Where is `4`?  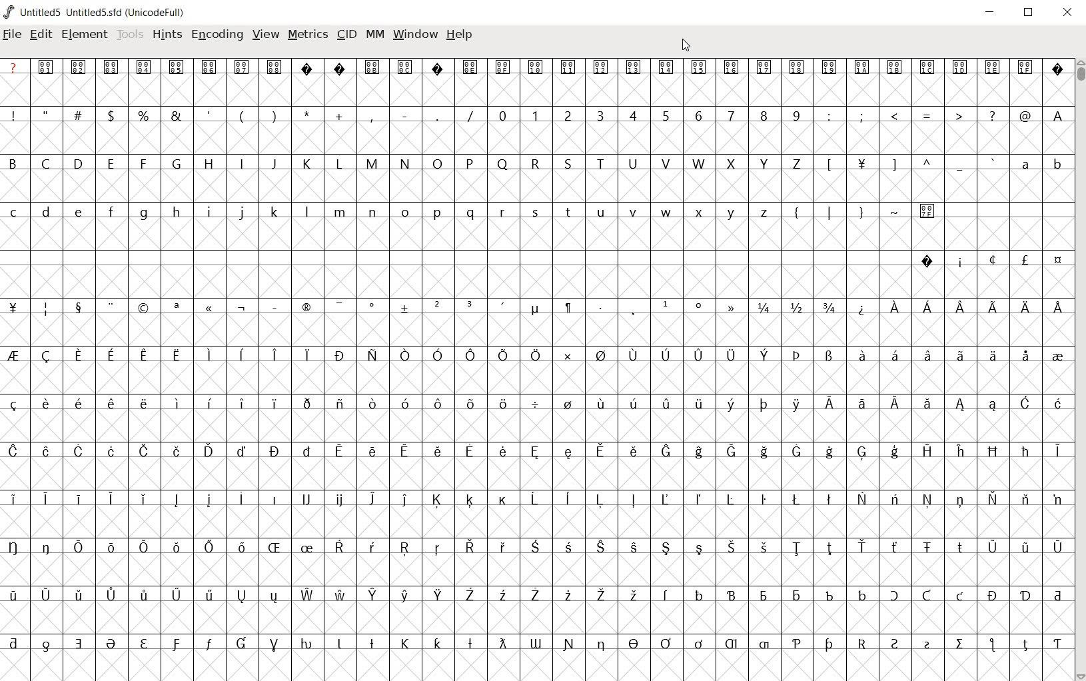 4 is located at coordinates (632, 115).